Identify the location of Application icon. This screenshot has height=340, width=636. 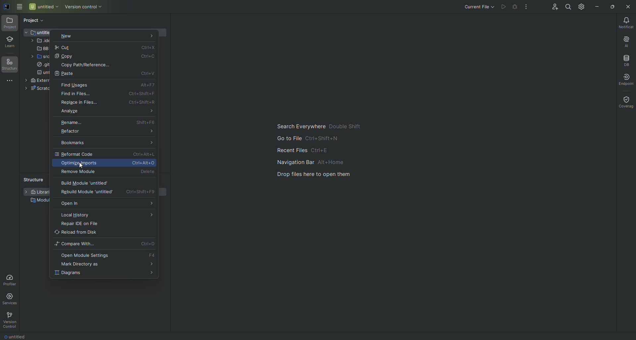
(6, 9).